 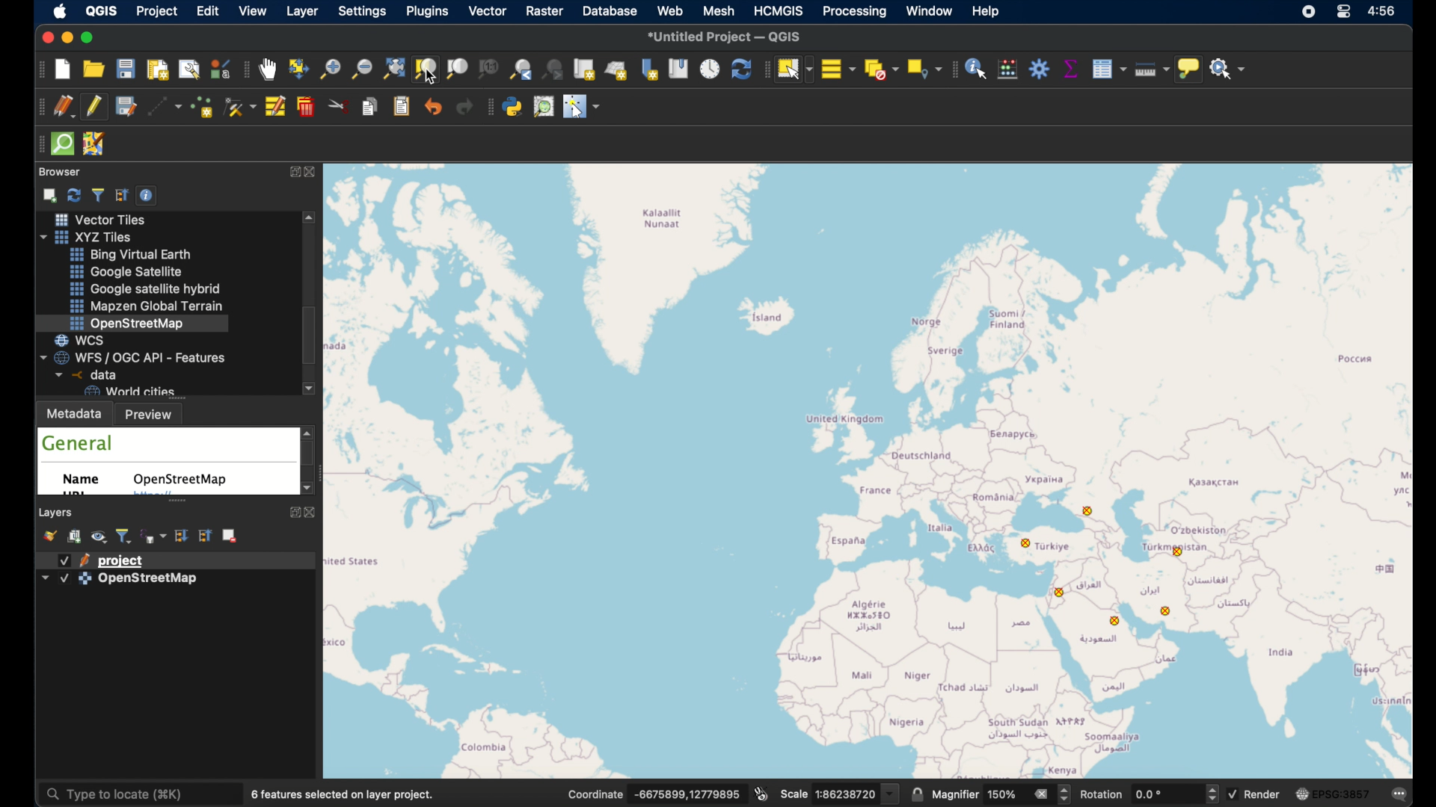 I want to click on openstreetmap, so click(x=128, y=323).